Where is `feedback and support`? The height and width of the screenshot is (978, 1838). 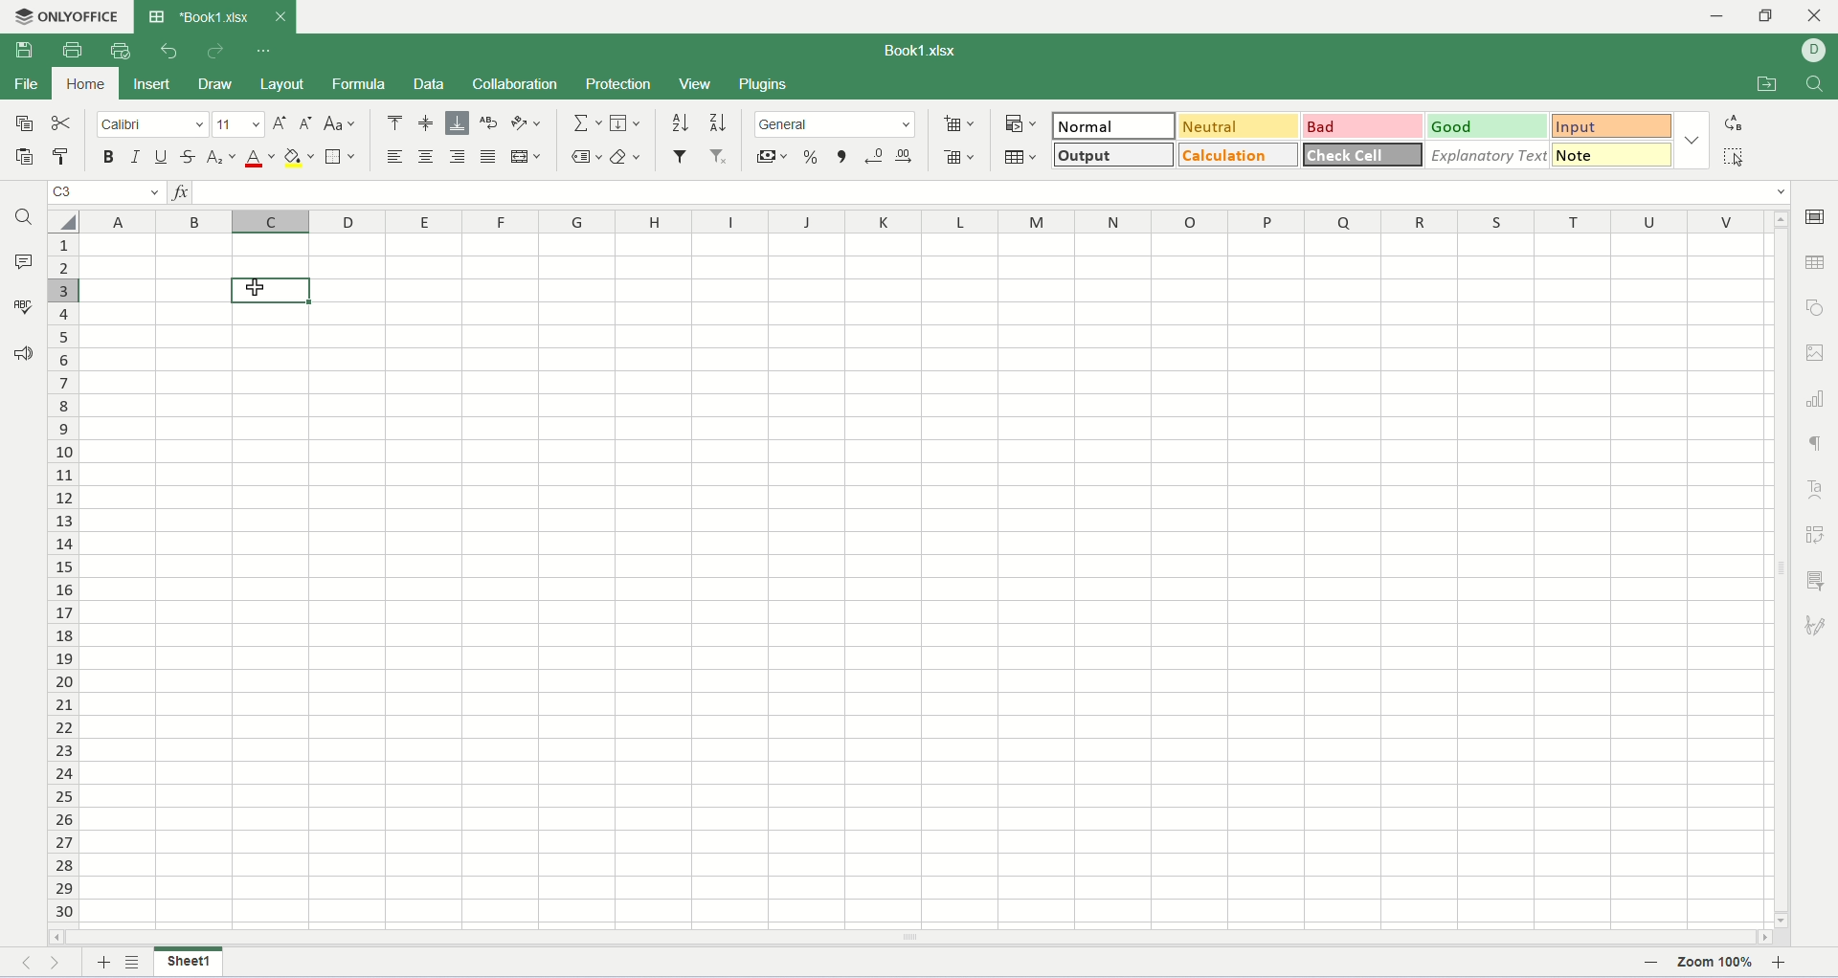
feedback and support is located at coordinates (22, 350).